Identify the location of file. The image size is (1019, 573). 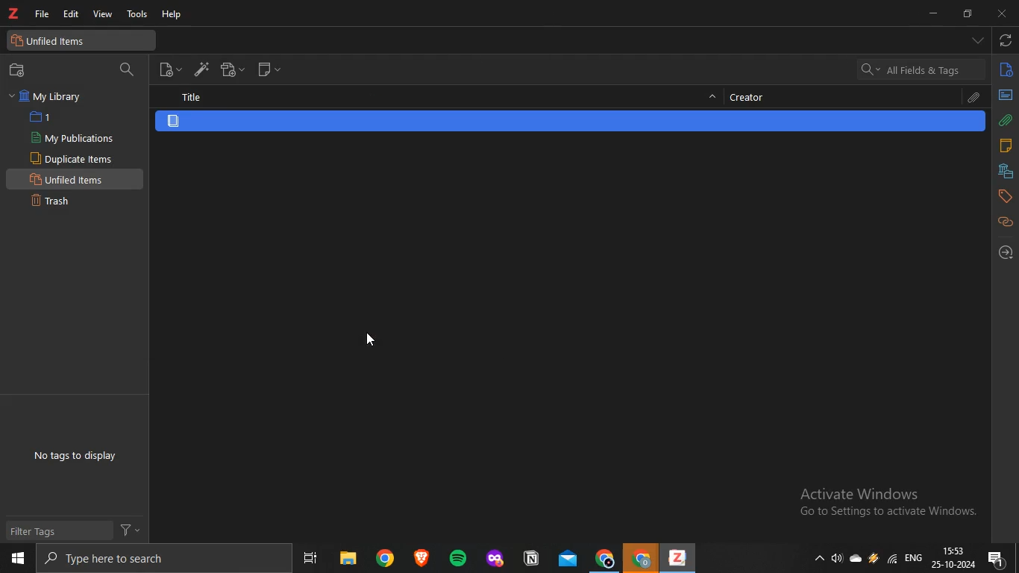
(44, 13).